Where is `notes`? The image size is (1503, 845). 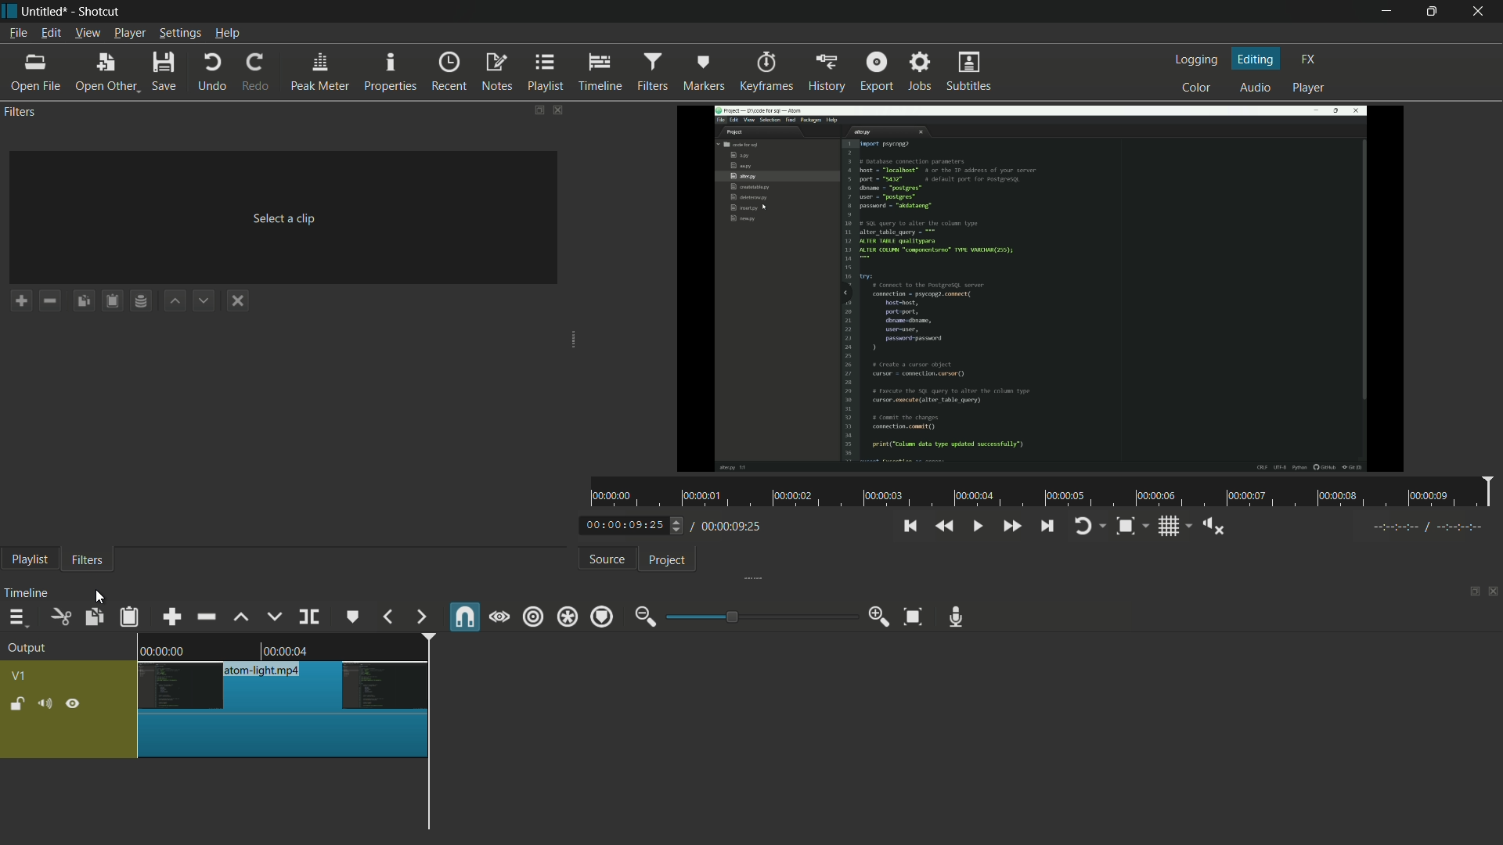
notes is located at coordinates (496, 73).